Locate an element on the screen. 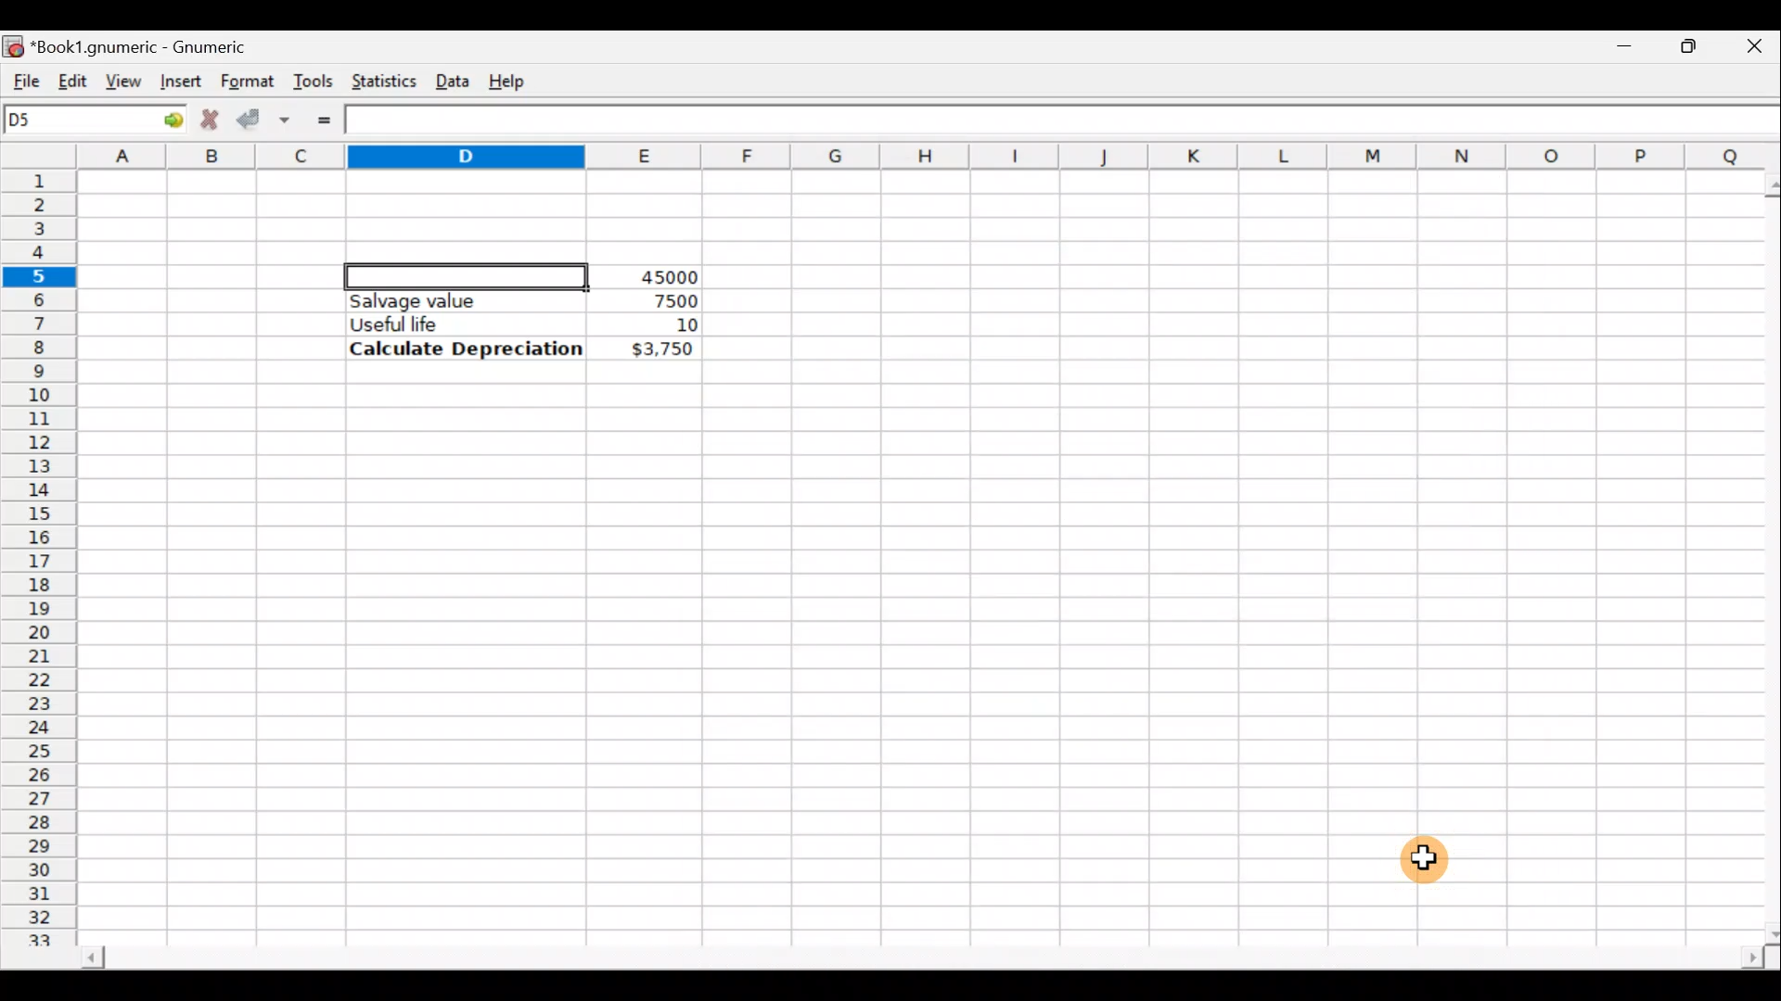 This screenshot has width=1781, height=1001. Format is located at coordinates (246, 82).